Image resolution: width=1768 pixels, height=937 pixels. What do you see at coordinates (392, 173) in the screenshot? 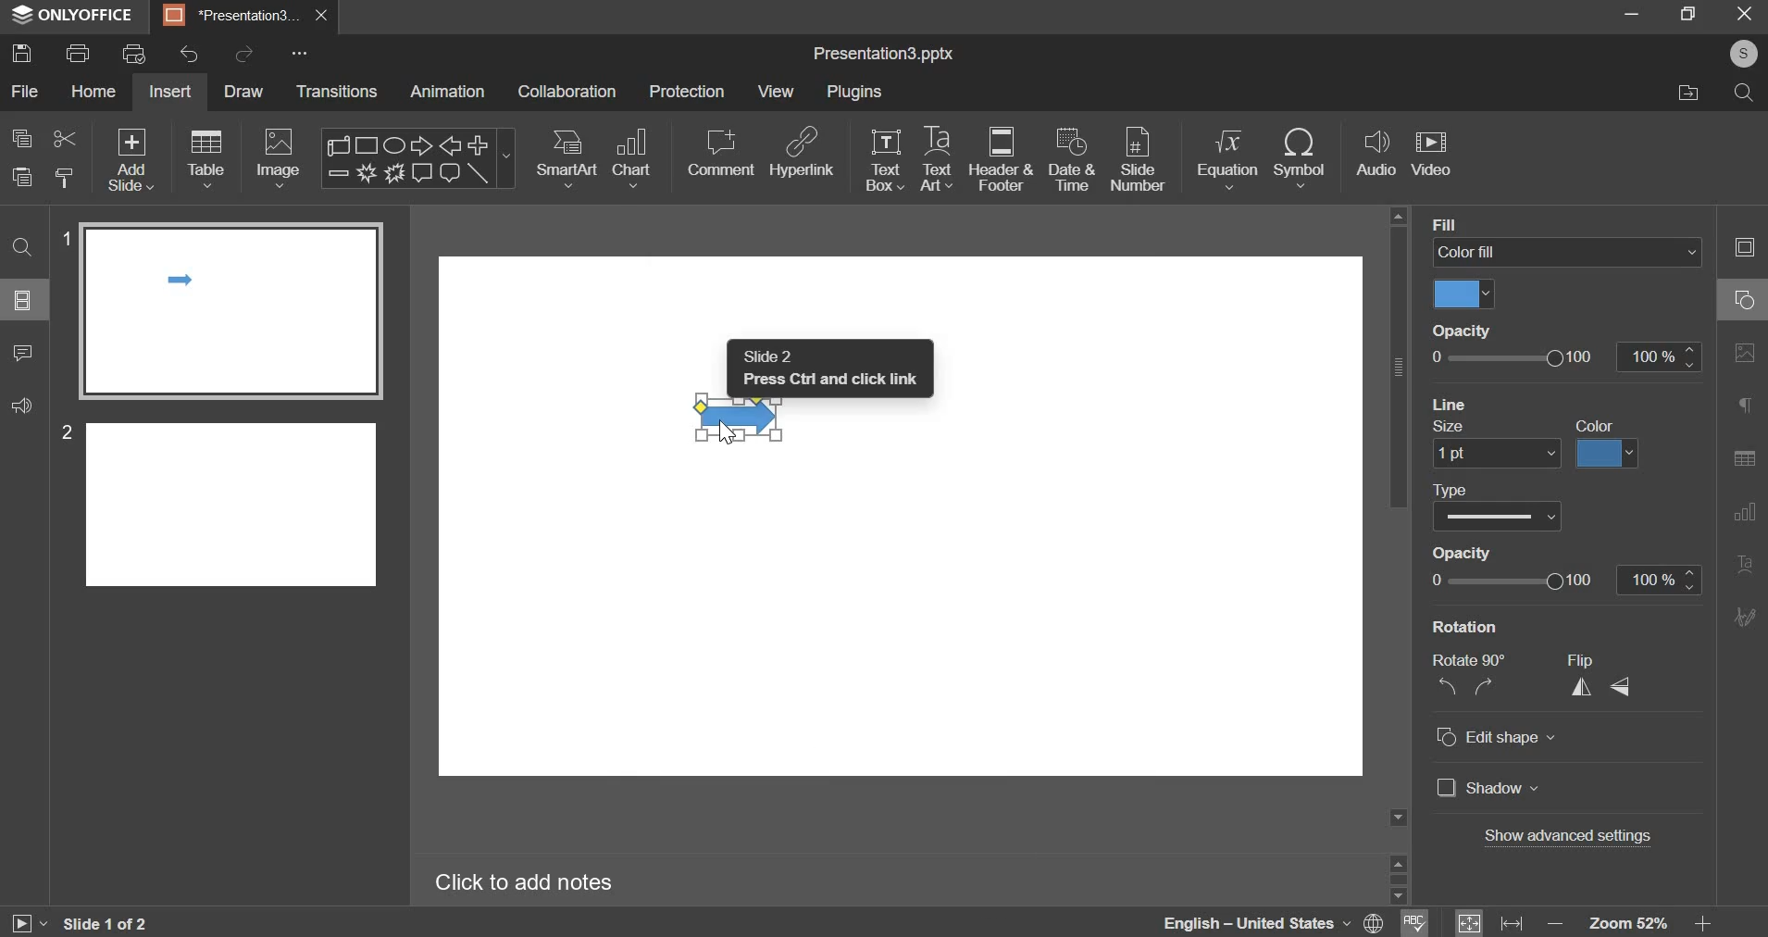
I see `explosion 2` at bounding box center [392, 173].